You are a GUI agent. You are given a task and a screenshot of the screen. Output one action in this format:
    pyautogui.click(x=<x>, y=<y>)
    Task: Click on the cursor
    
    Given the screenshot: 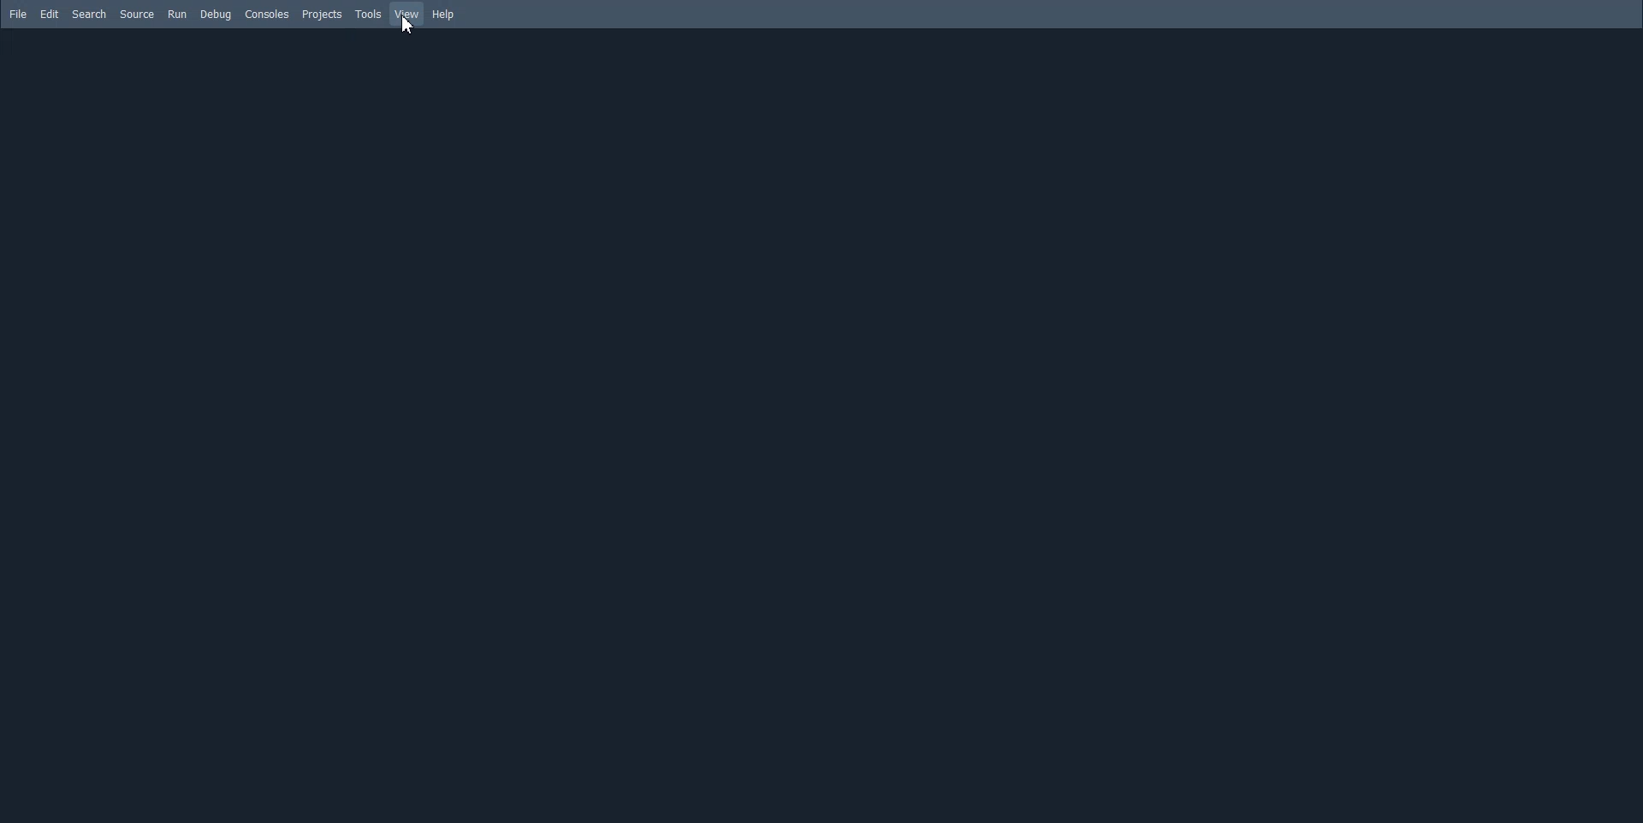 What is the action you would take?
    pyautogui.click(x=409, y=26)
    